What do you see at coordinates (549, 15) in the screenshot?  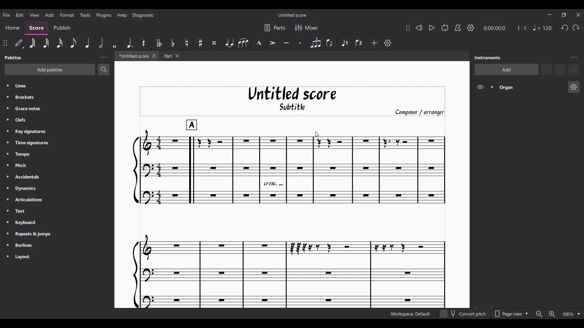 I see `Minimize` at bounding box center [549, 15].